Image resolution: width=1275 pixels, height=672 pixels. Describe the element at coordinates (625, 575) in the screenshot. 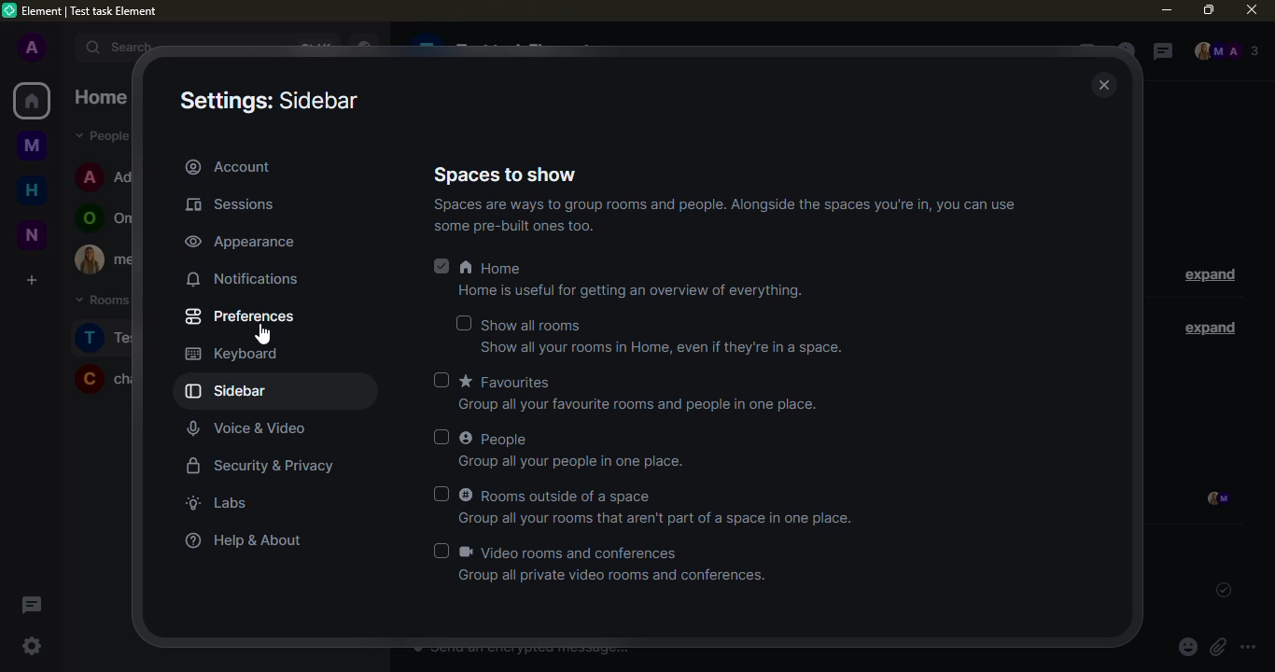

I see `info` at that location.